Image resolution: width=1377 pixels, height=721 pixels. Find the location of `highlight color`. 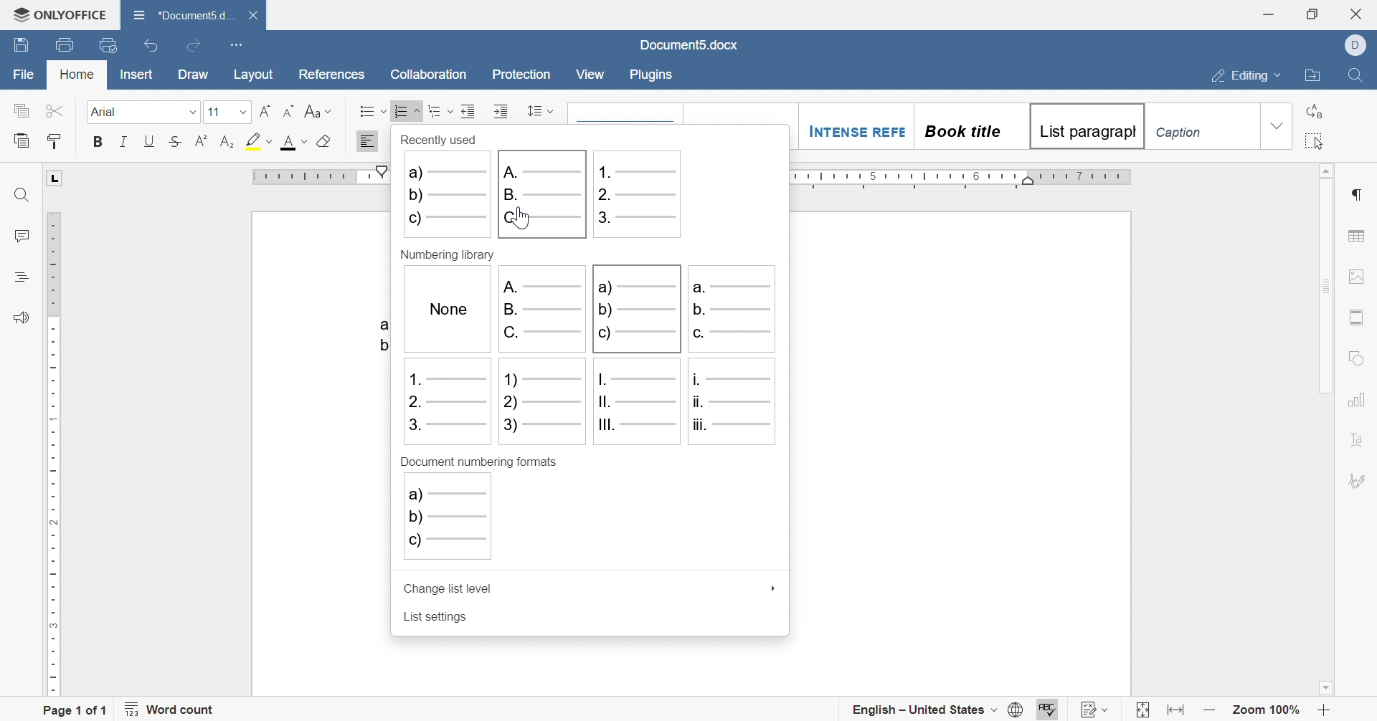

highlight color is located at coordinates (260, 140).